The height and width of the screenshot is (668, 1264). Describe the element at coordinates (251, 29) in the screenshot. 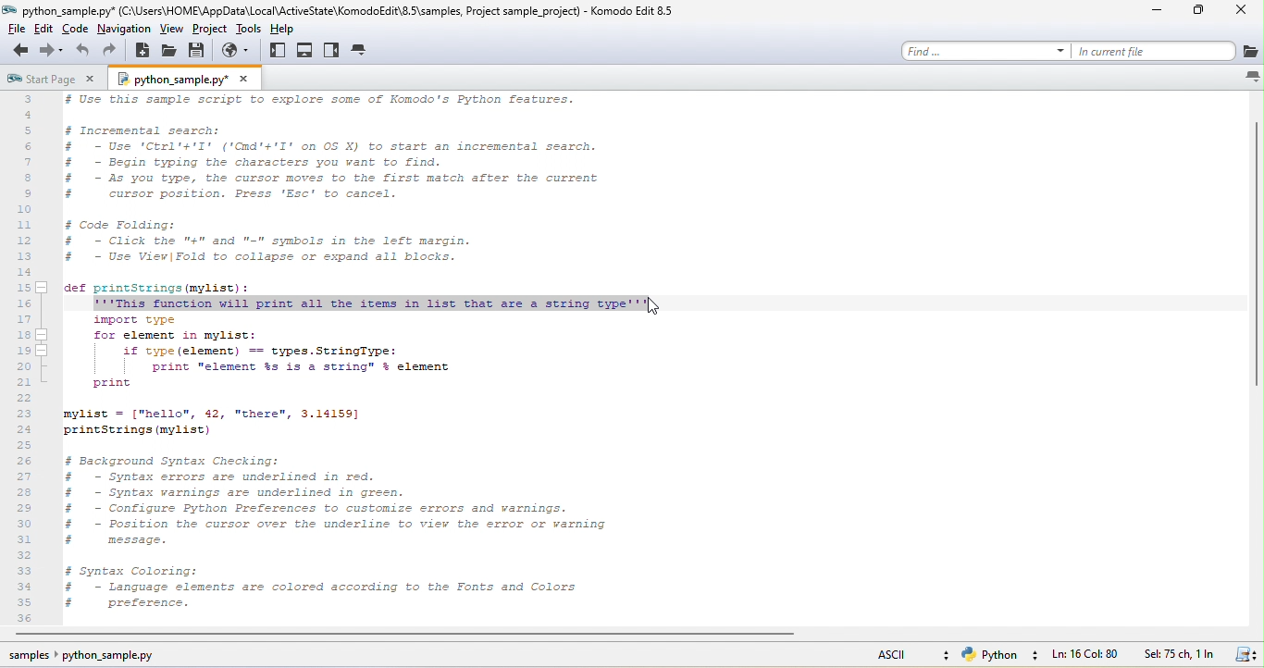

I see `tools` at that location.